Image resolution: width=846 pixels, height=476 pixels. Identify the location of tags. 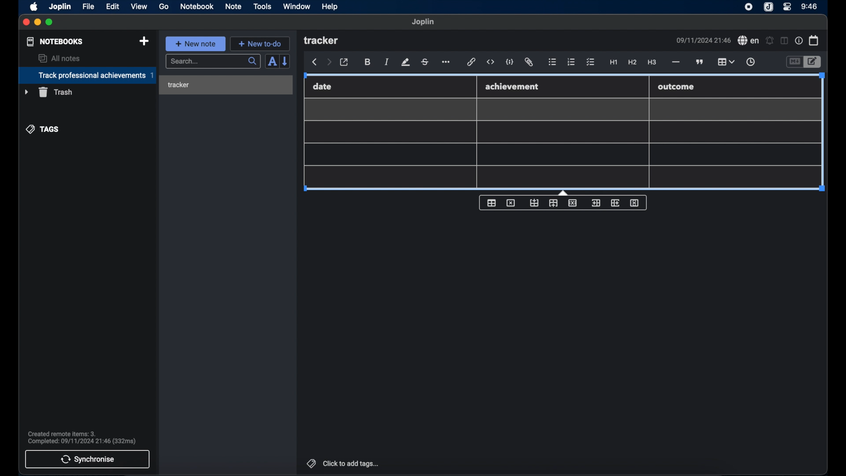
(43, 129).